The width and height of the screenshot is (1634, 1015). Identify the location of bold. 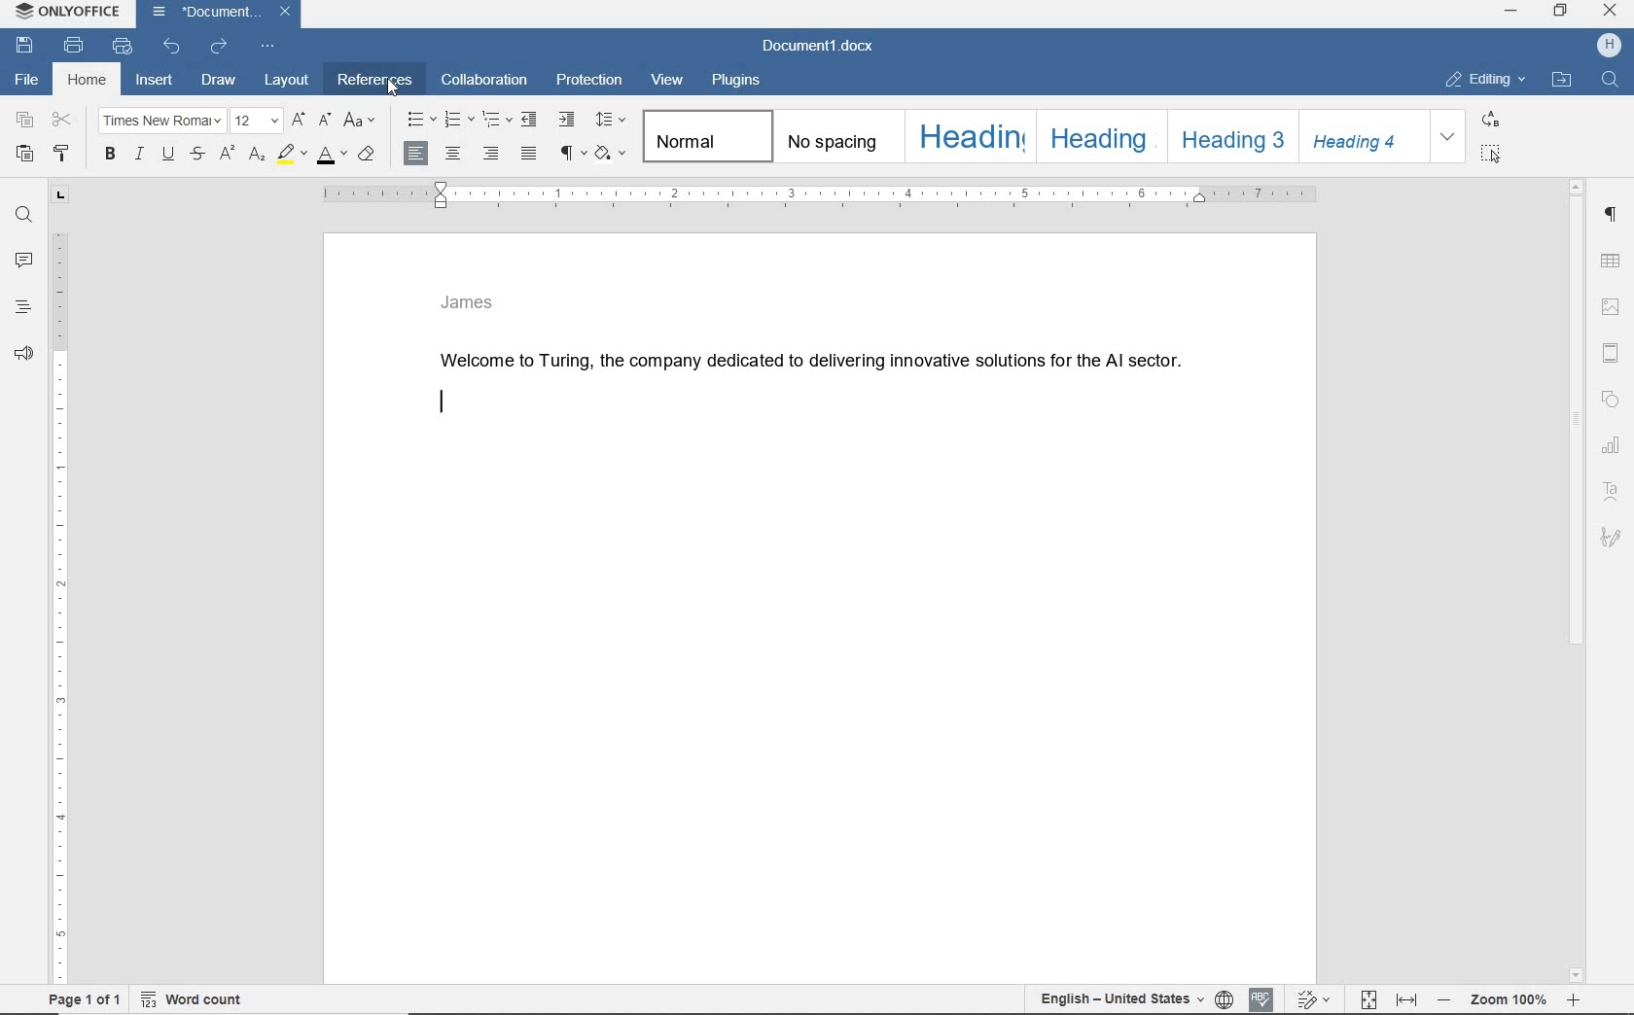
(111, 156).